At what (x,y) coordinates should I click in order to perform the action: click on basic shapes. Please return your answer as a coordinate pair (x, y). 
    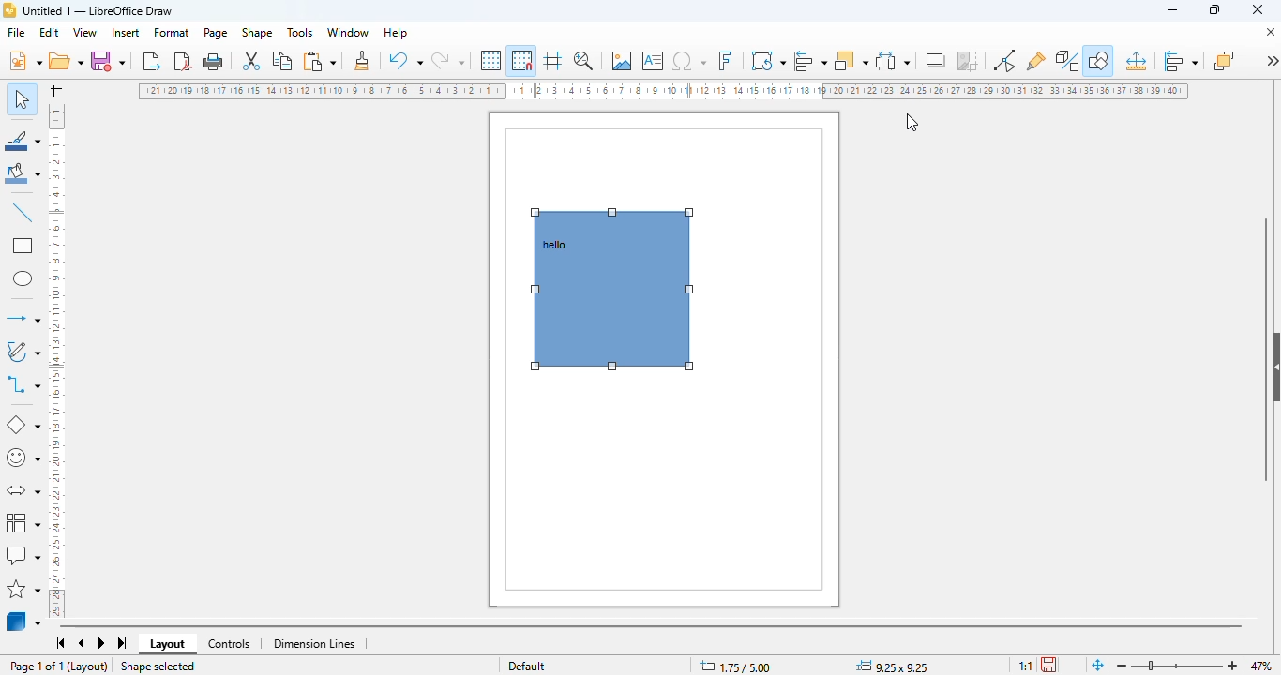
    Looking at the image, I should click on (22, 425).